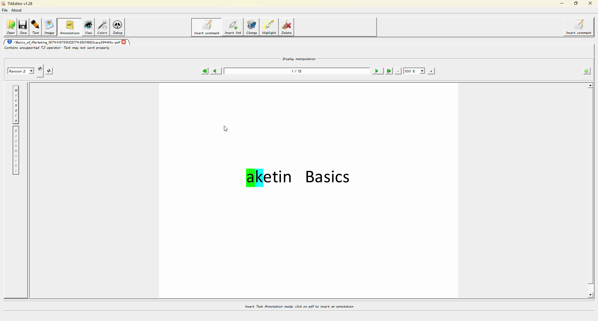 The height and width of the screenshot is (321, 598). Describe the element at coordinates (16, 105) in the screenshot. I see `history` at that location.